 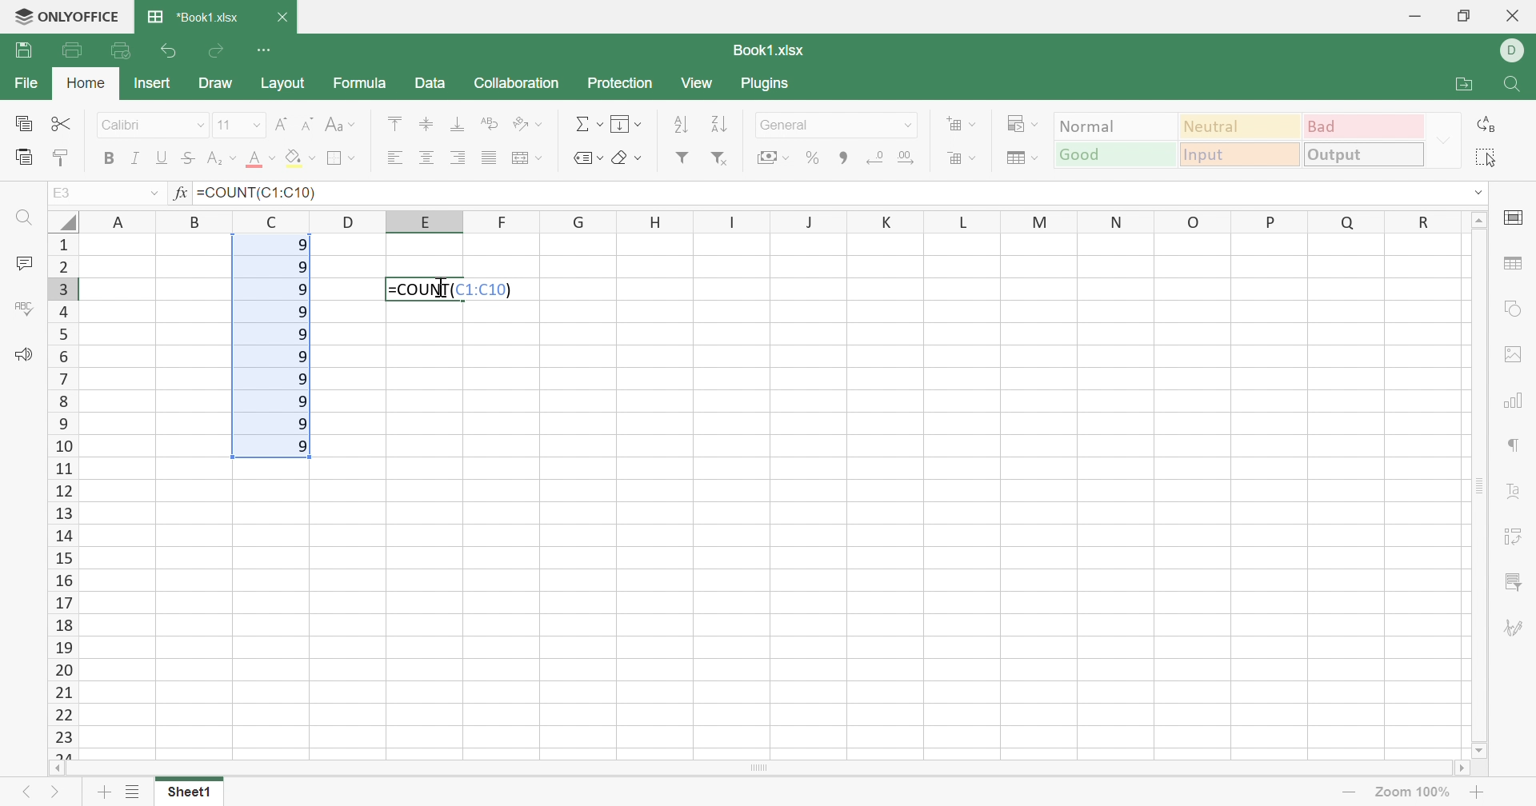 What do you see at coordinates (126, 126) in the screenshot?
I see `Calibri` at bounding box center [126, 126].